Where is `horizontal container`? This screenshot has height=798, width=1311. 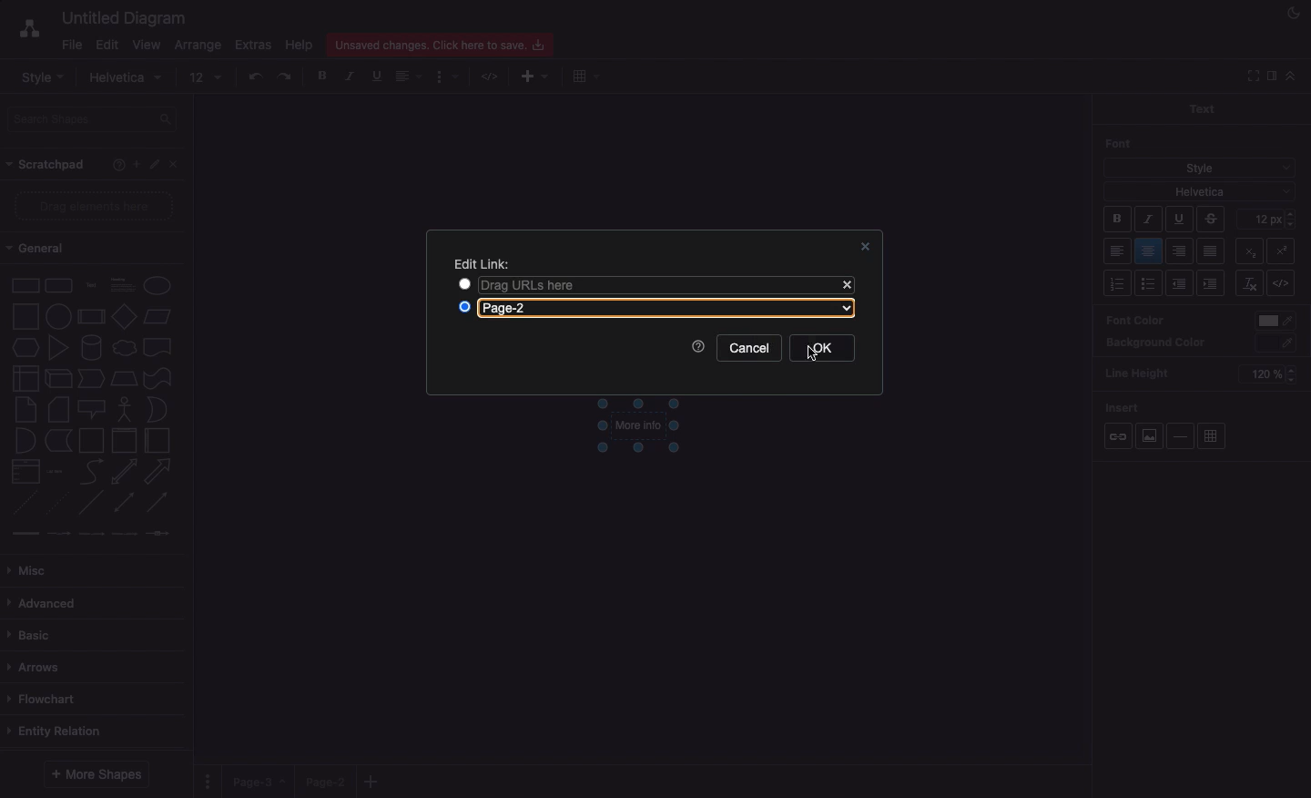 horizontal container is located at coordinates (158, 440).